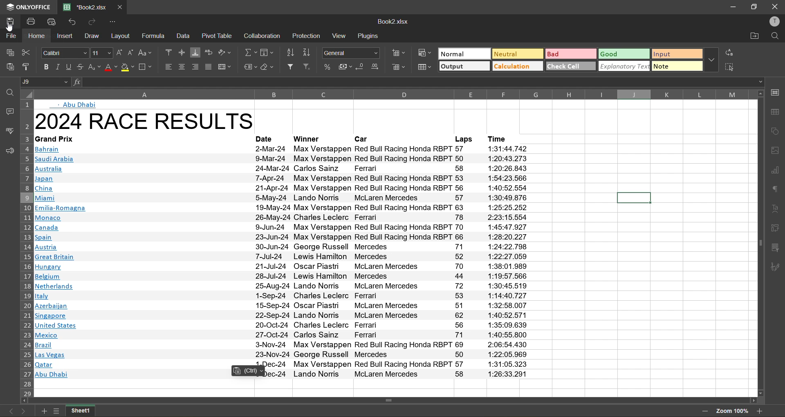 The width and height of the screenshot is (785, 417). Describe the element at coordinates (195, 53) in the screenshot. I see `align bottom` at that location.